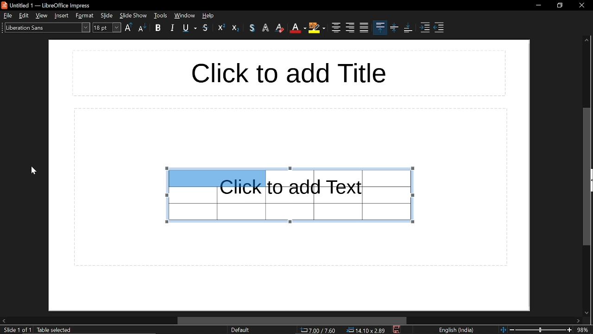  Describe the element at coordinates (160, 29) in the screenshot. I see `bold` at that location.